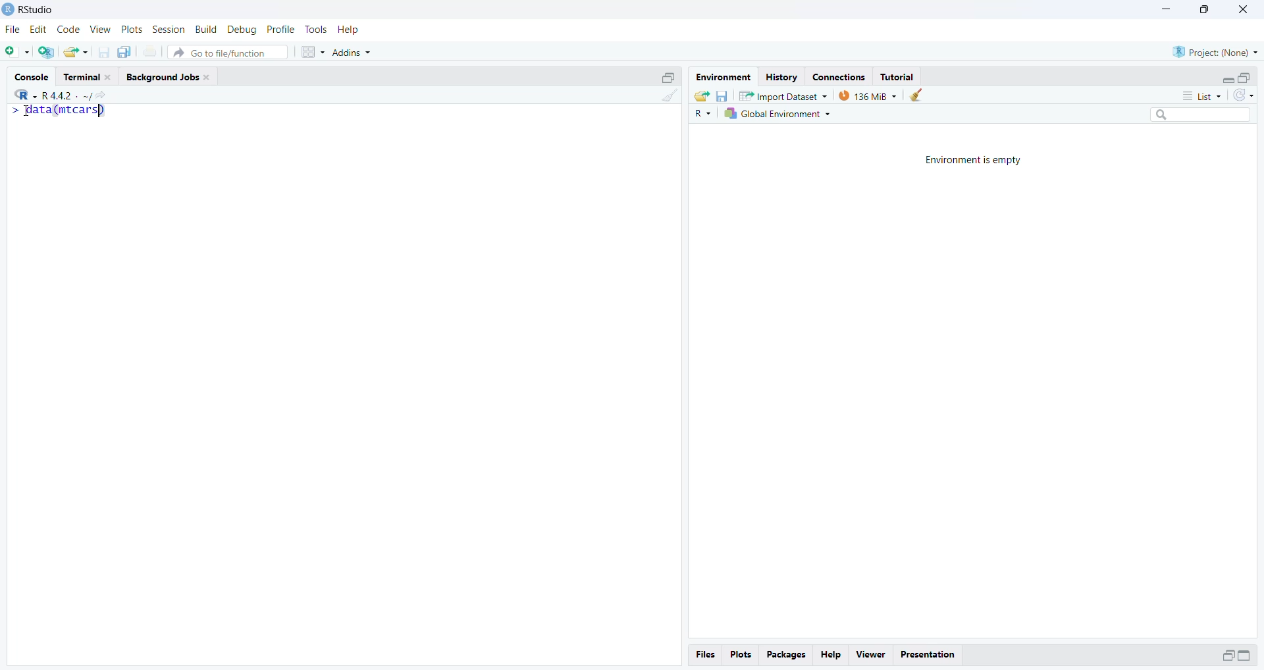 The image size is (1264, 670). Describe the element at coordinates (47, 51) in the screenshot. I see `Create a project` at that location.